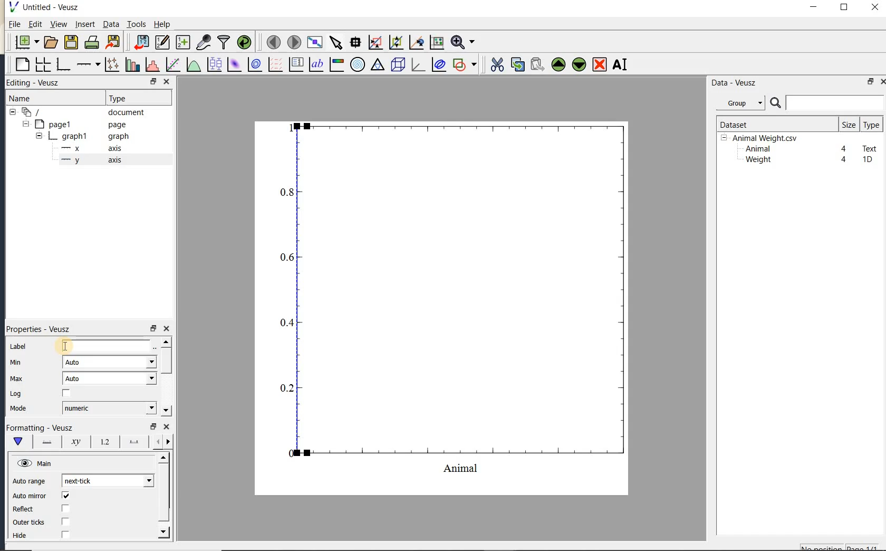  What do you see at coordinates (109, 408) in the screenshot?
I see `Numeric` at bounding box center [109, 408].